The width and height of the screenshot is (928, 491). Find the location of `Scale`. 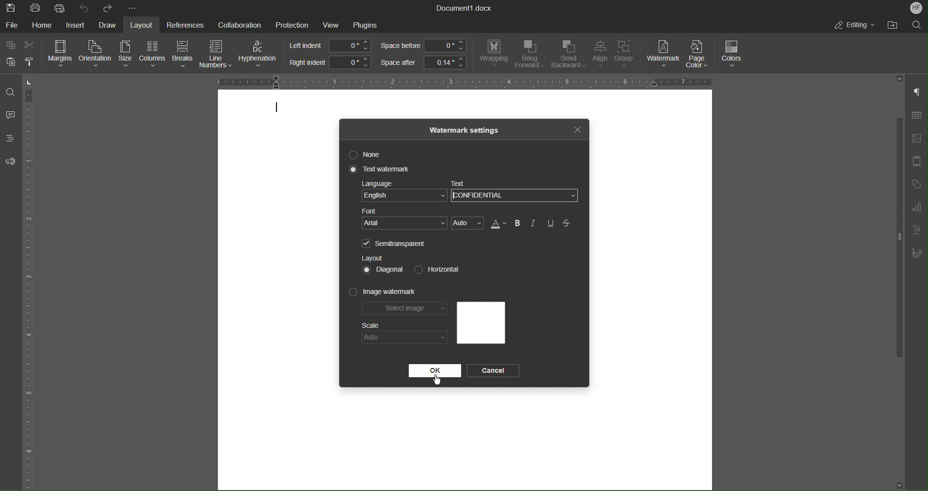

Scale is located at coordinates (371, 325).